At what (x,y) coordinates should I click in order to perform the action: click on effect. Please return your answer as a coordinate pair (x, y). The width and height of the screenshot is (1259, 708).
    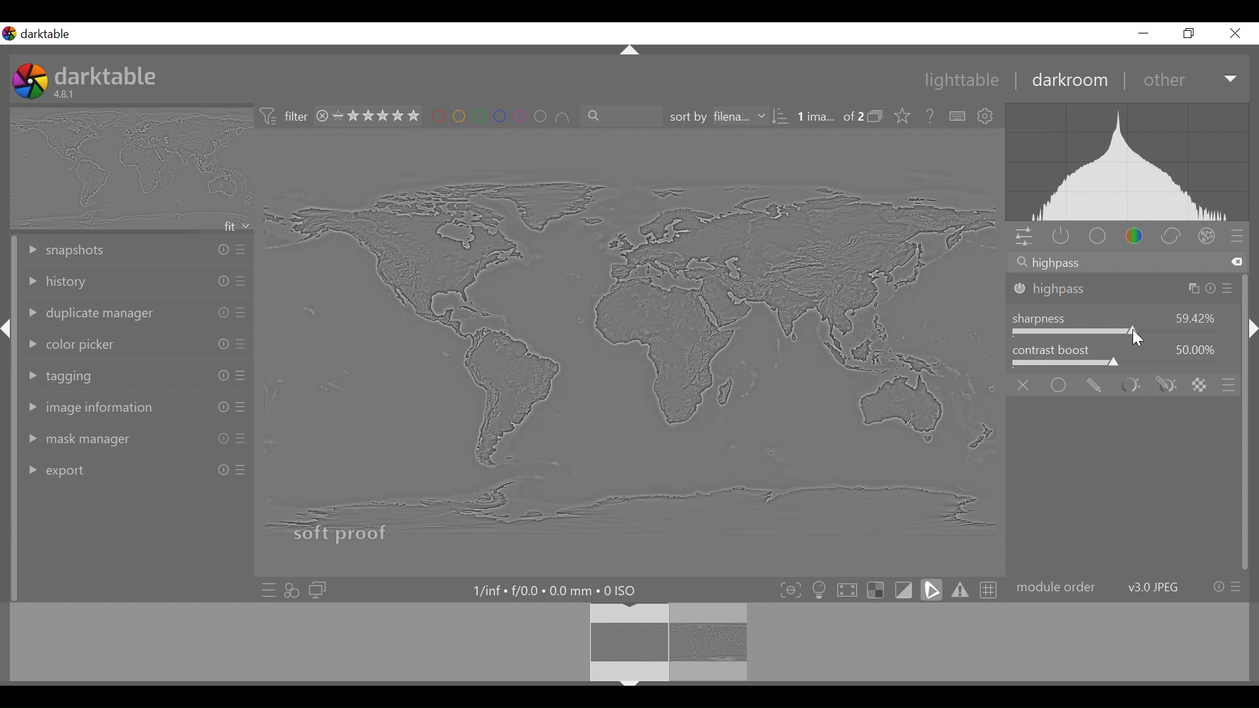
    Looking at the image, I should click on (1207, 237).